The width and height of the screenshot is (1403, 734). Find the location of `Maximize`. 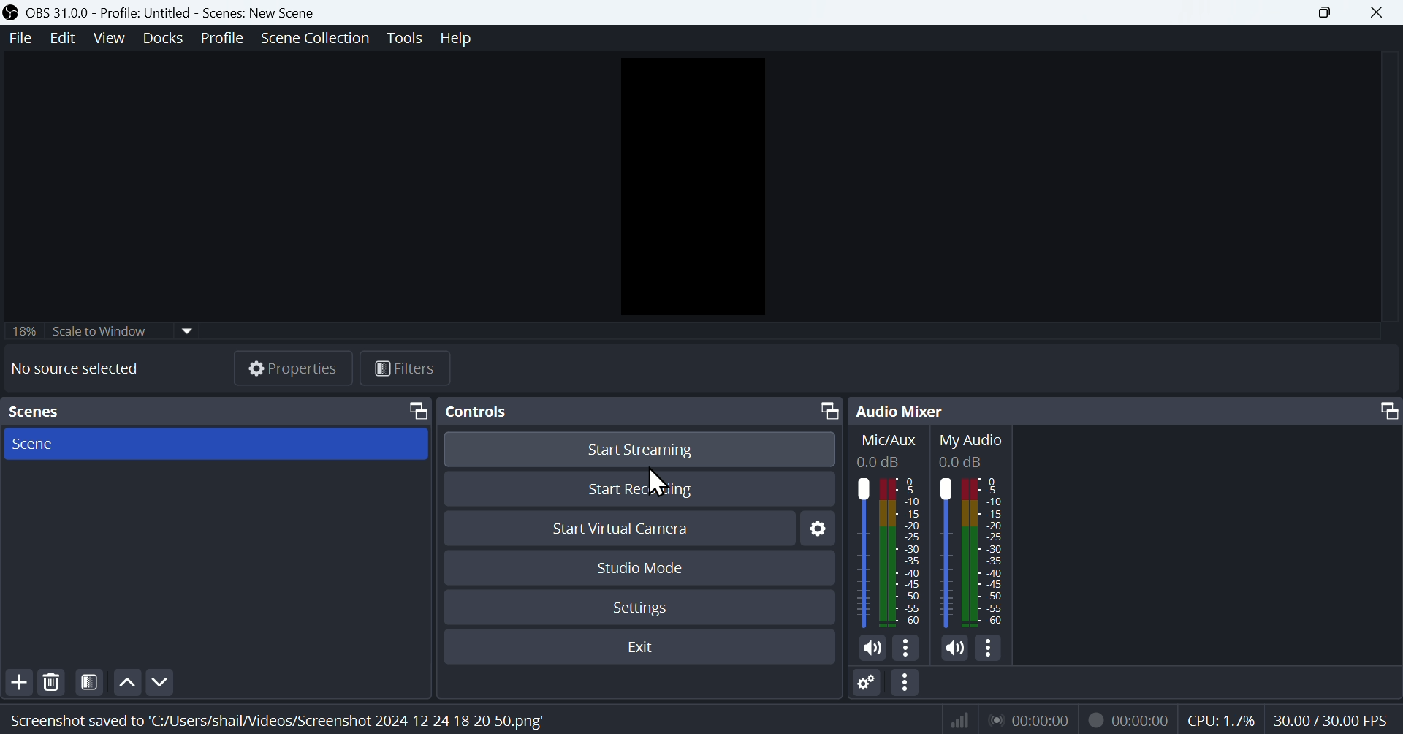

Maximize is located at coordinates (1381, 412).